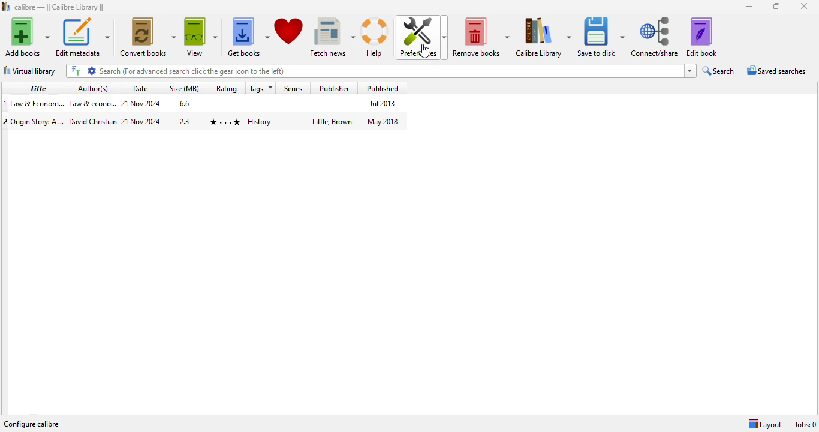  What do you see at coordinates (600, 37) in the screenshot?
I see `save to disk` at bounding box center [600, 37].